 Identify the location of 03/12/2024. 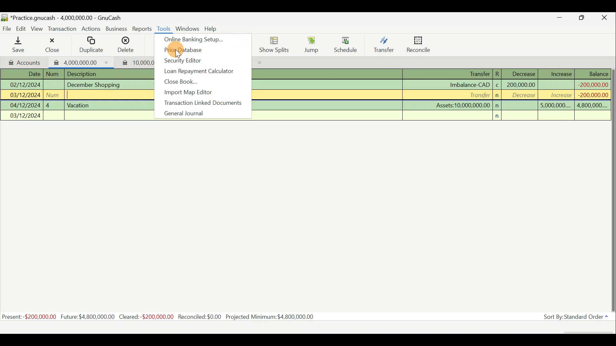
(25, 96).